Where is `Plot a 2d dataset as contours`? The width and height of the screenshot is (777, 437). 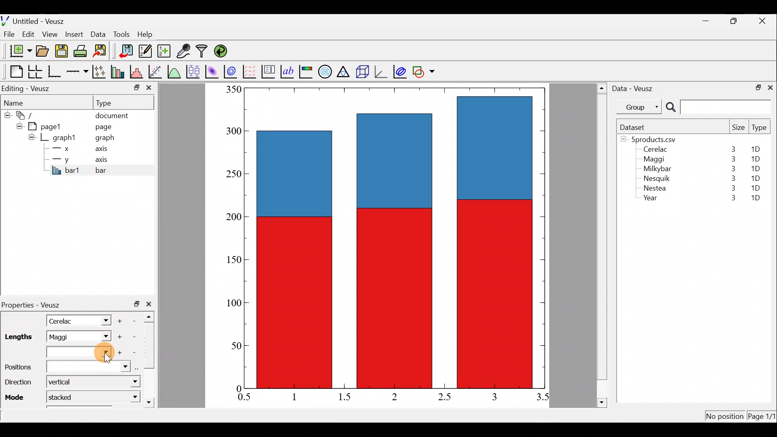 Plot a 2d dataset as contours is located at coordinates (232, 71).